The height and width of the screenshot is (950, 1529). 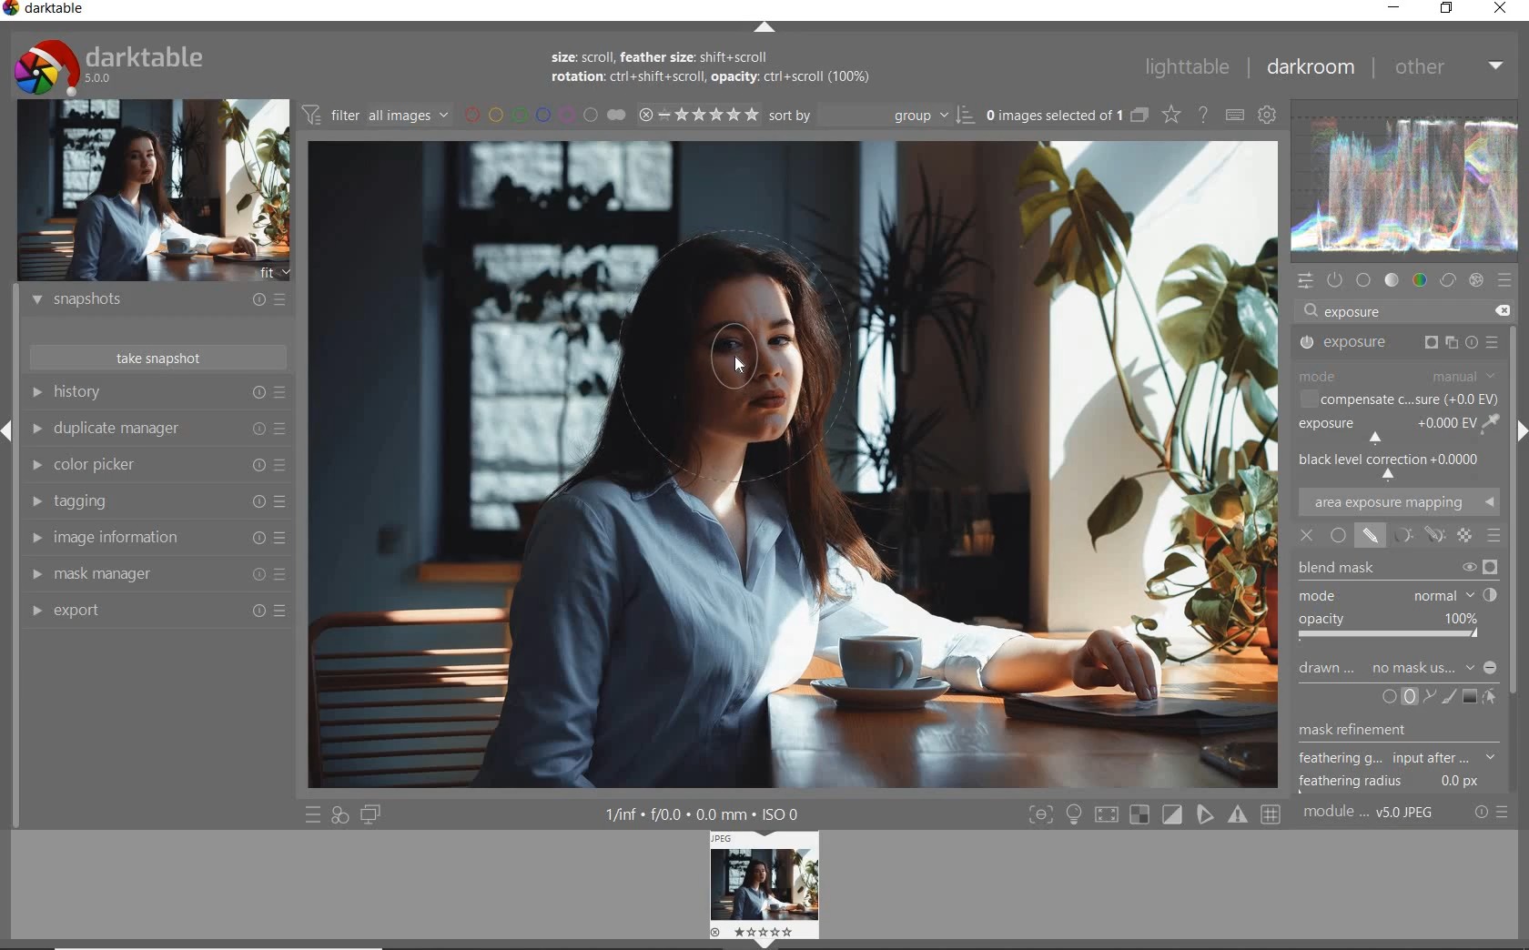 What do you see at coordinates (1188, 66) in the screenshot?
I see `lighttable` at bounding box center [1188, 66].